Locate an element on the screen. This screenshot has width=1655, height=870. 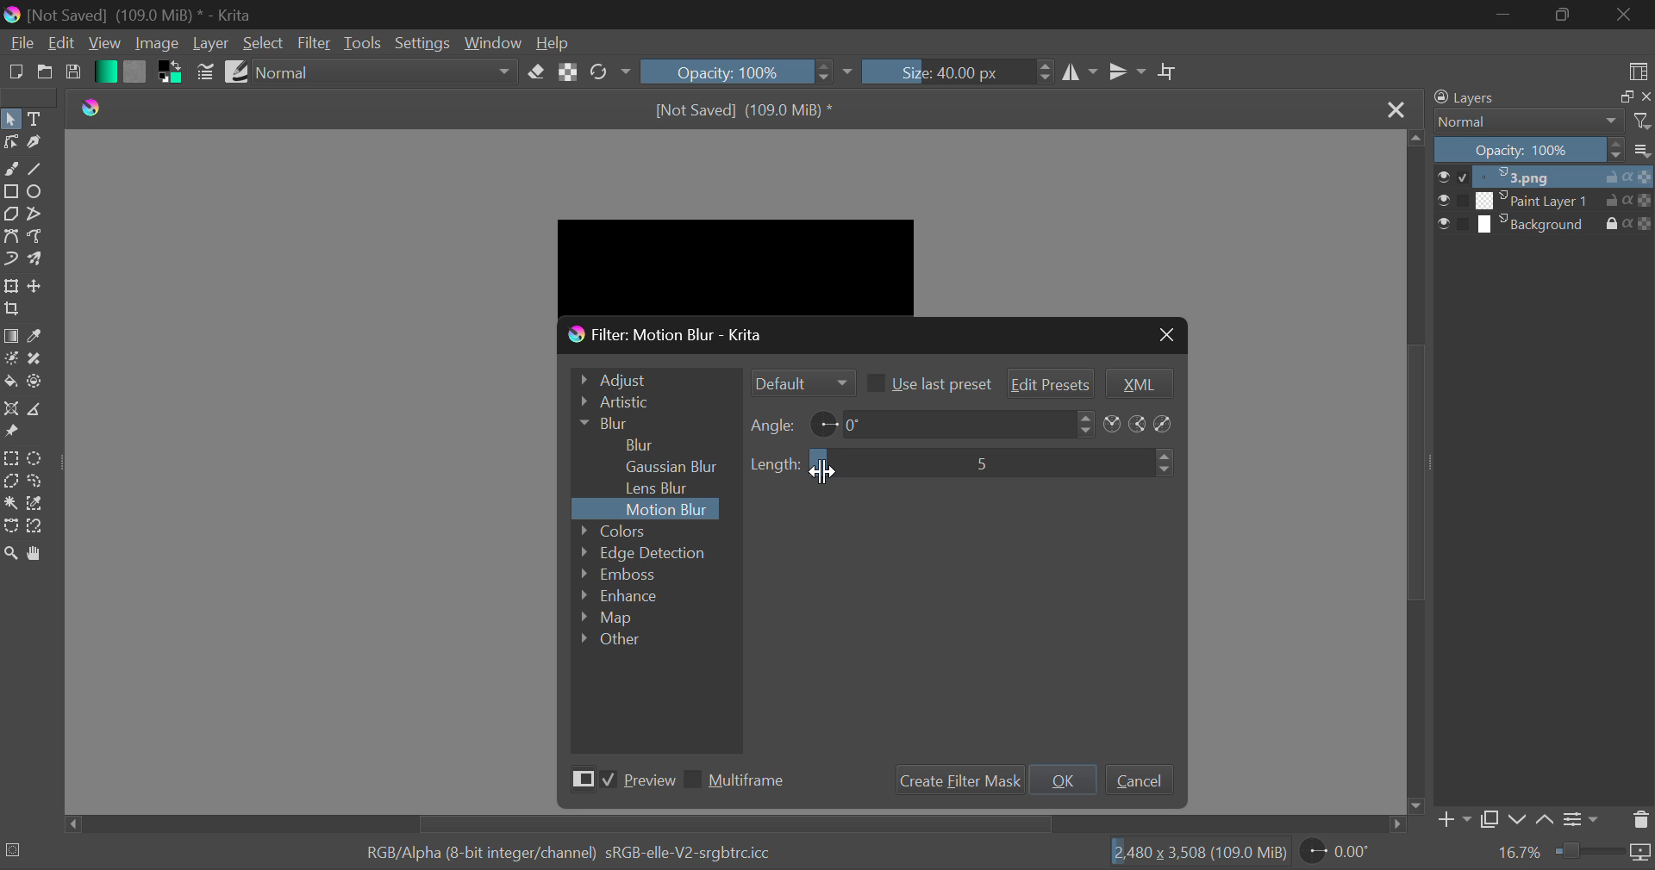
Select is located at coordinates (11, 118).